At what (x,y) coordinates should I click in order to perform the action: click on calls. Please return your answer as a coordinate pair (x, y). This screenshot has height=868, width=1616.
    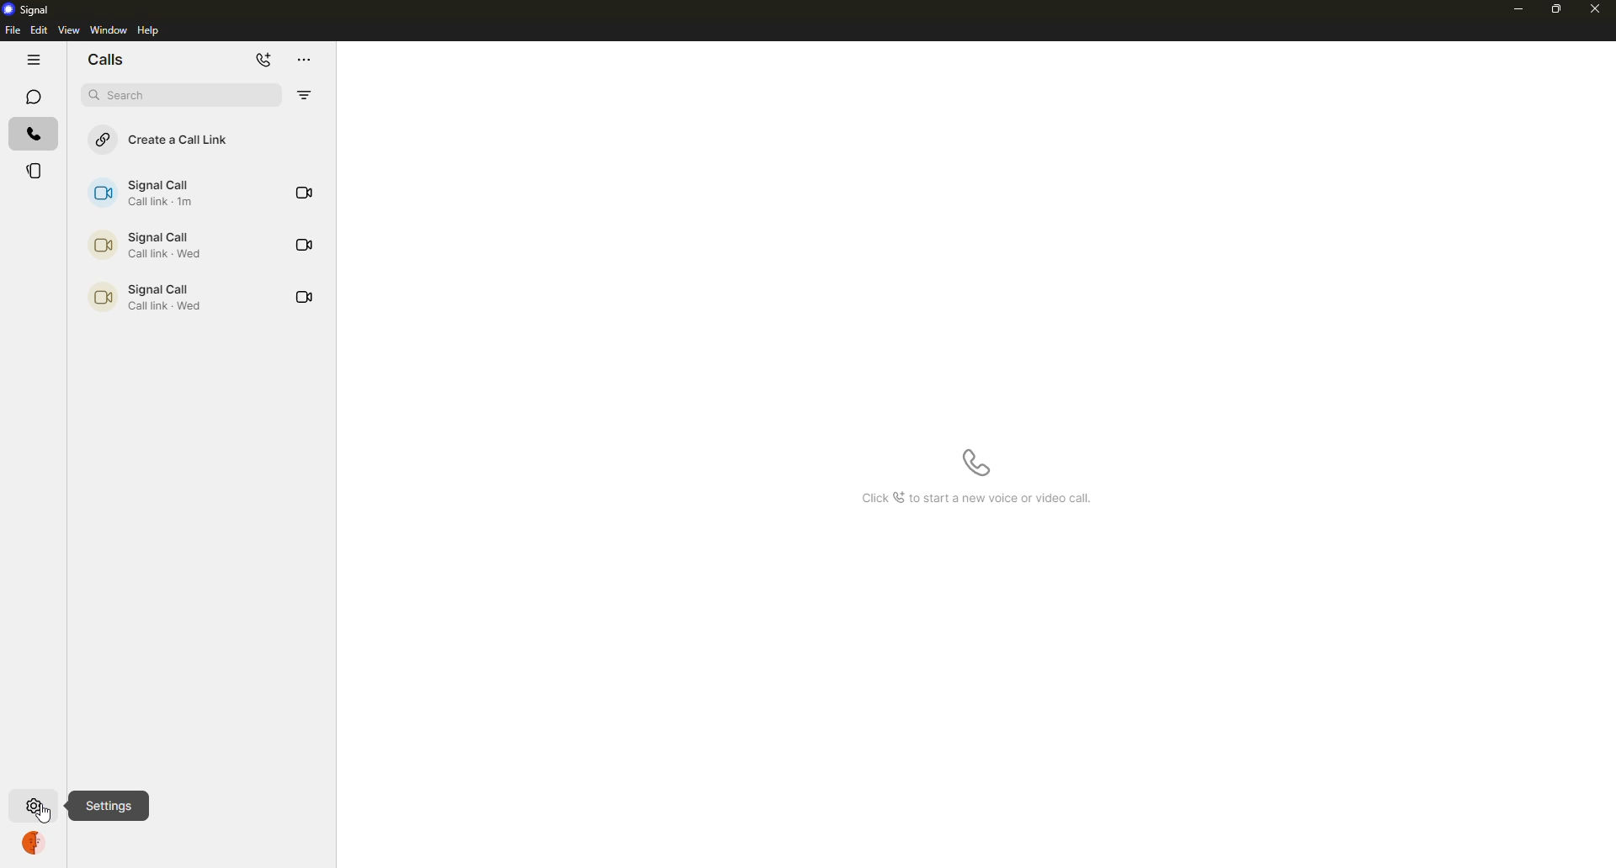
    Looking at the image, I should click on (32, 133).